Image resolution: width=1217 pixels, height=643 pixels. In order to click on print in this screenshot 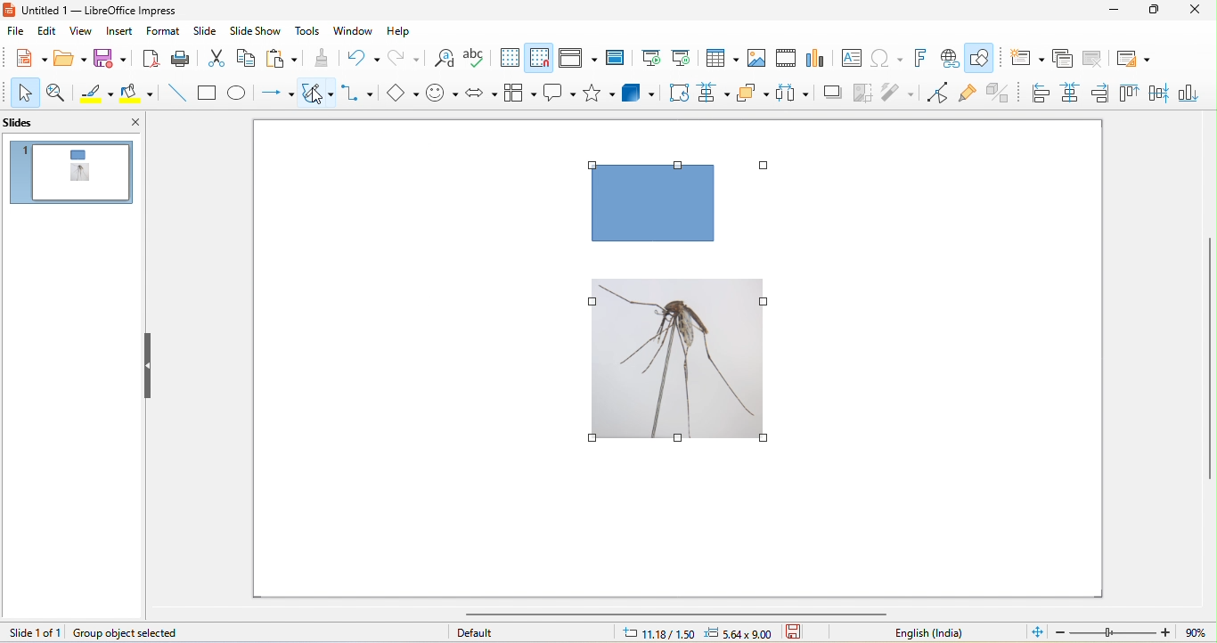, I will do `click(182, 59)`.